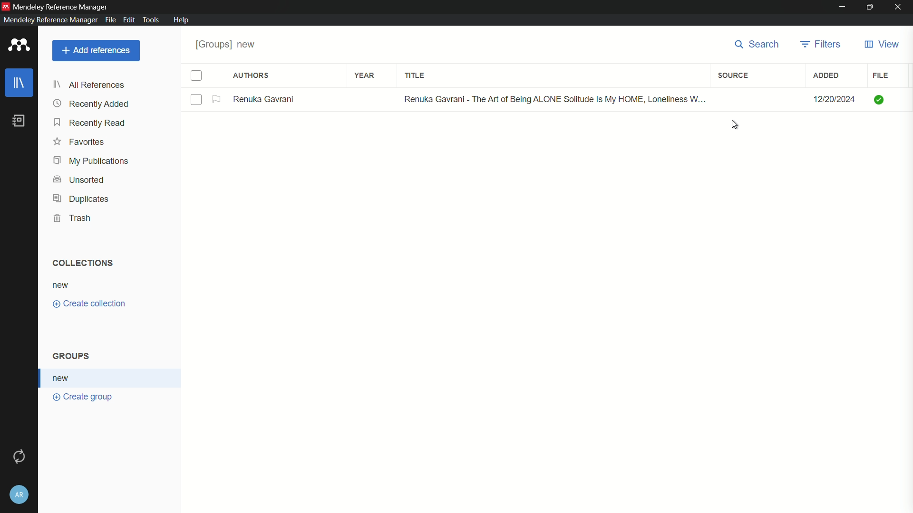 This screenshot has width=913, height=513. What do you see at coordinates (822, 45) in the screenshot?
I see `filters` at bounding box center [822, 45].